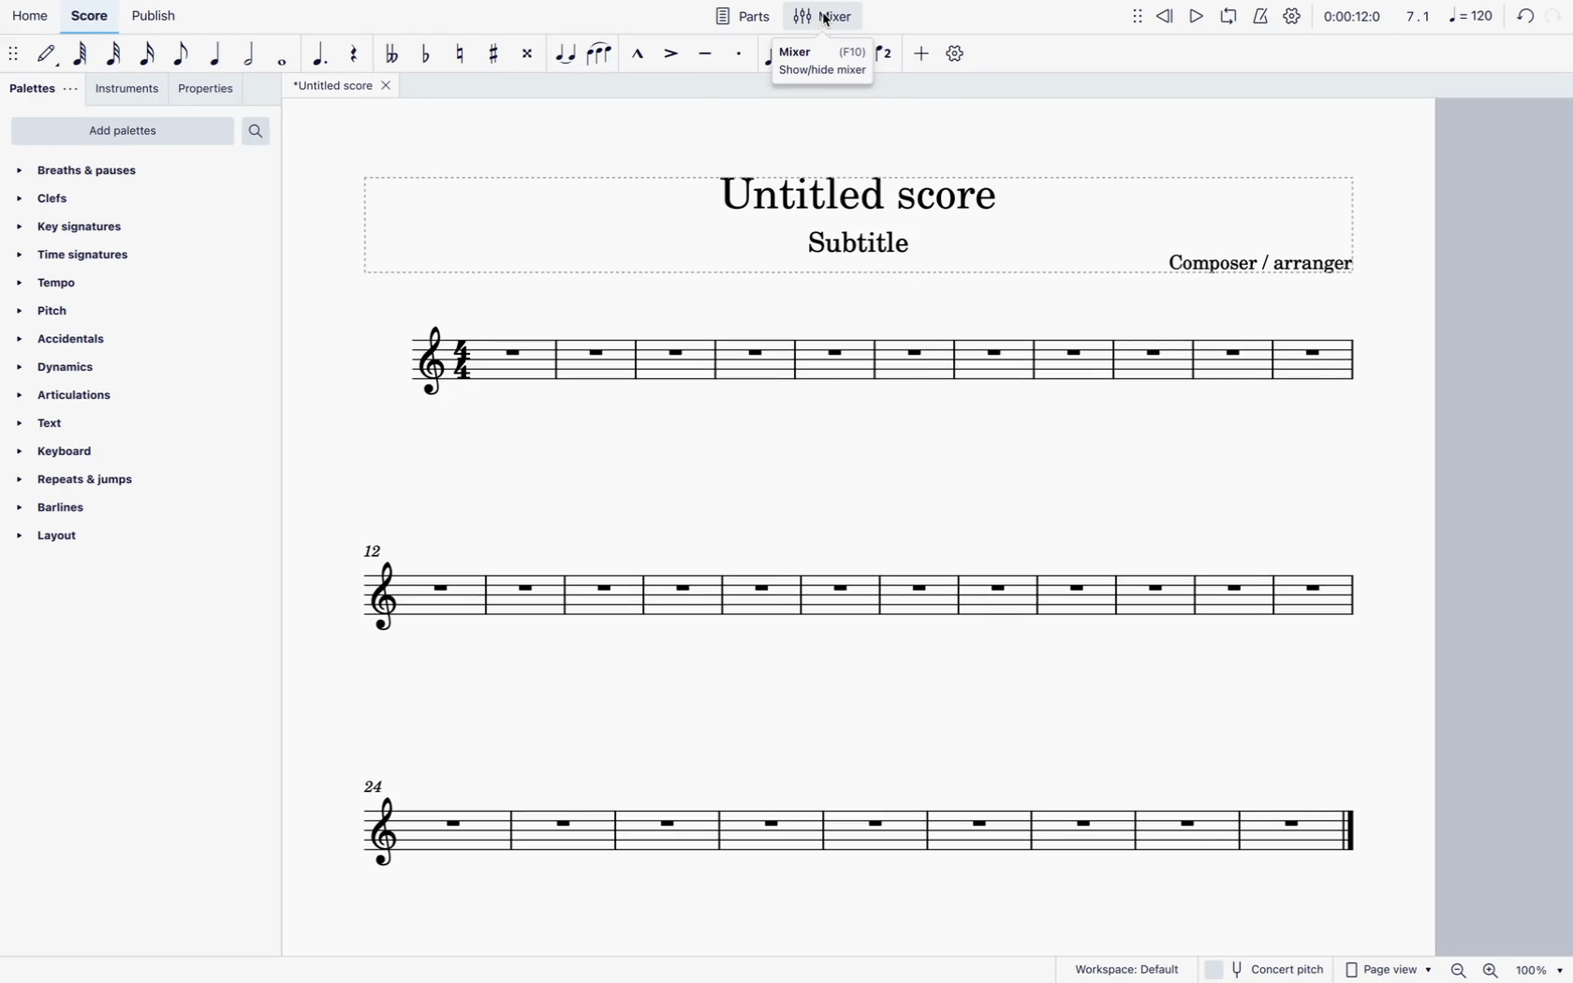  What do you see at coordinates (98, 423) in the screenshot?
I see `text` at bounding box center [98, 423].